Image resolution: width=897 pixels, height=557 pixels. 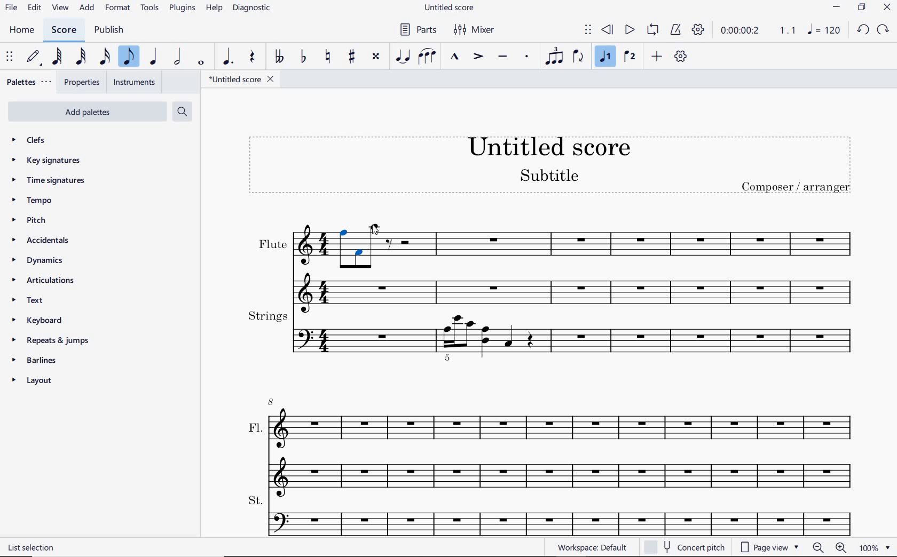 I want to click on MIXER, so click(x=473, y=30).